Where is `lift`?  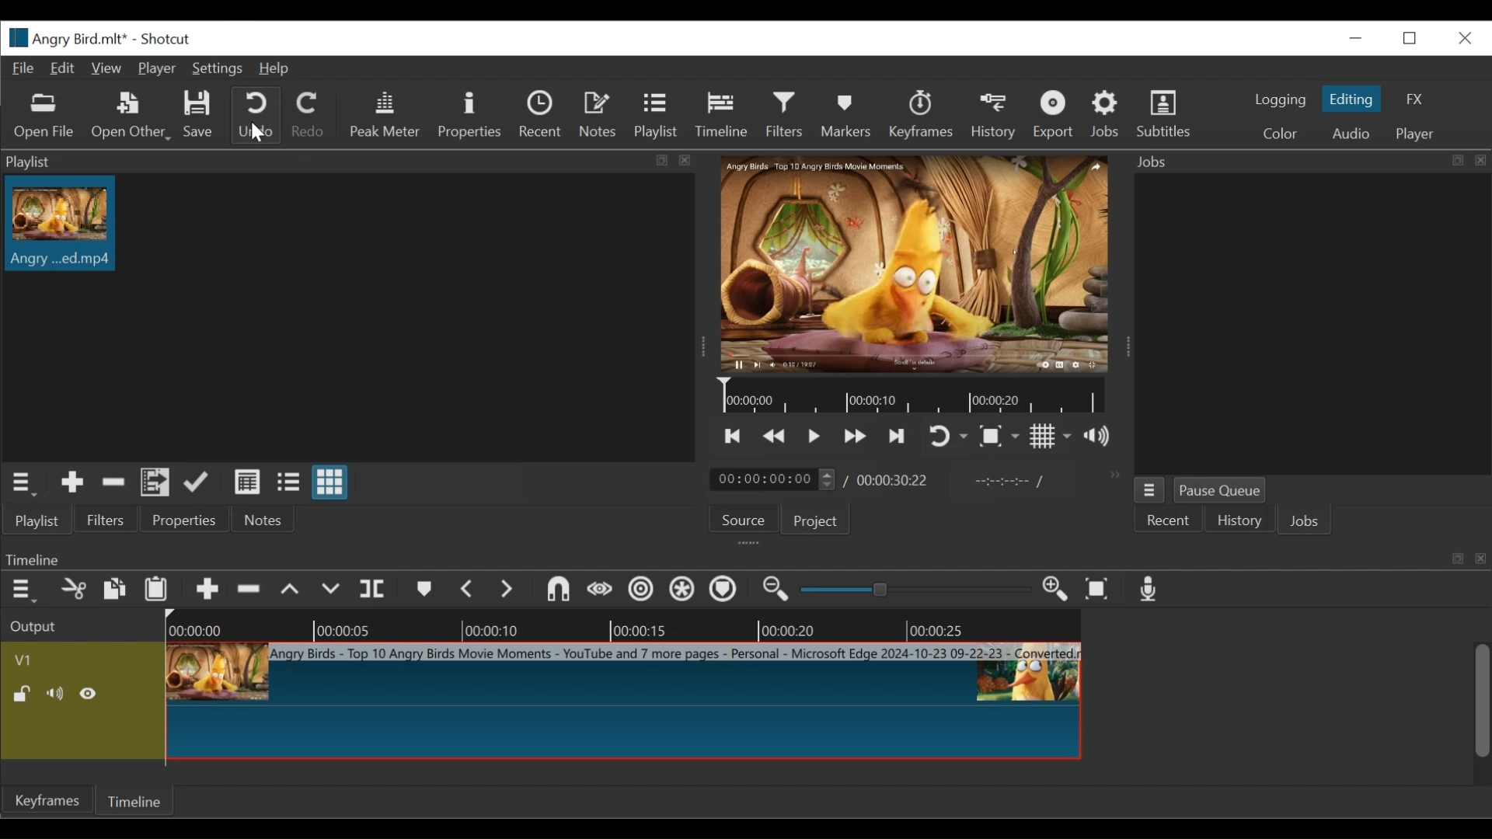 lift is located at coordinates (290, 590).